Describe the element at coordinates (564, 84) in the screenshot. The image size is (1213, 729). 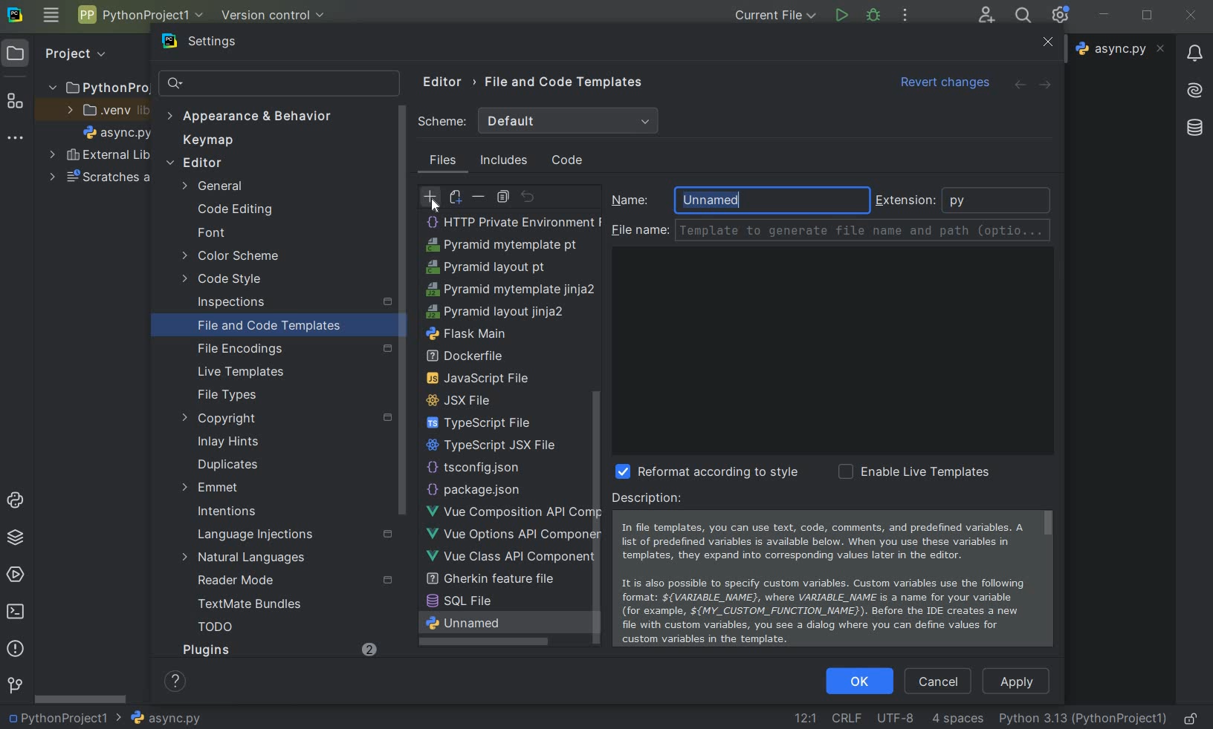
I see `file and code templates` at that location.